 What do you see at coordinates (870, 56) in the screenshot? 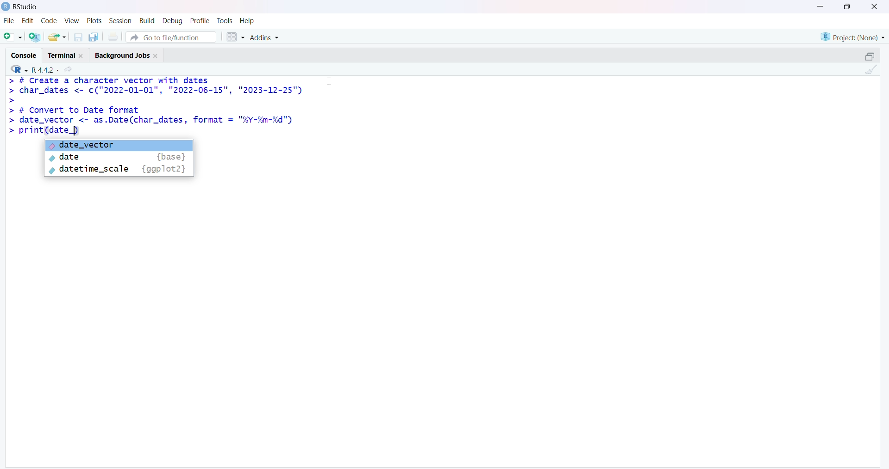
I see `Maximize/Restore` at bounding box center [870, 56].